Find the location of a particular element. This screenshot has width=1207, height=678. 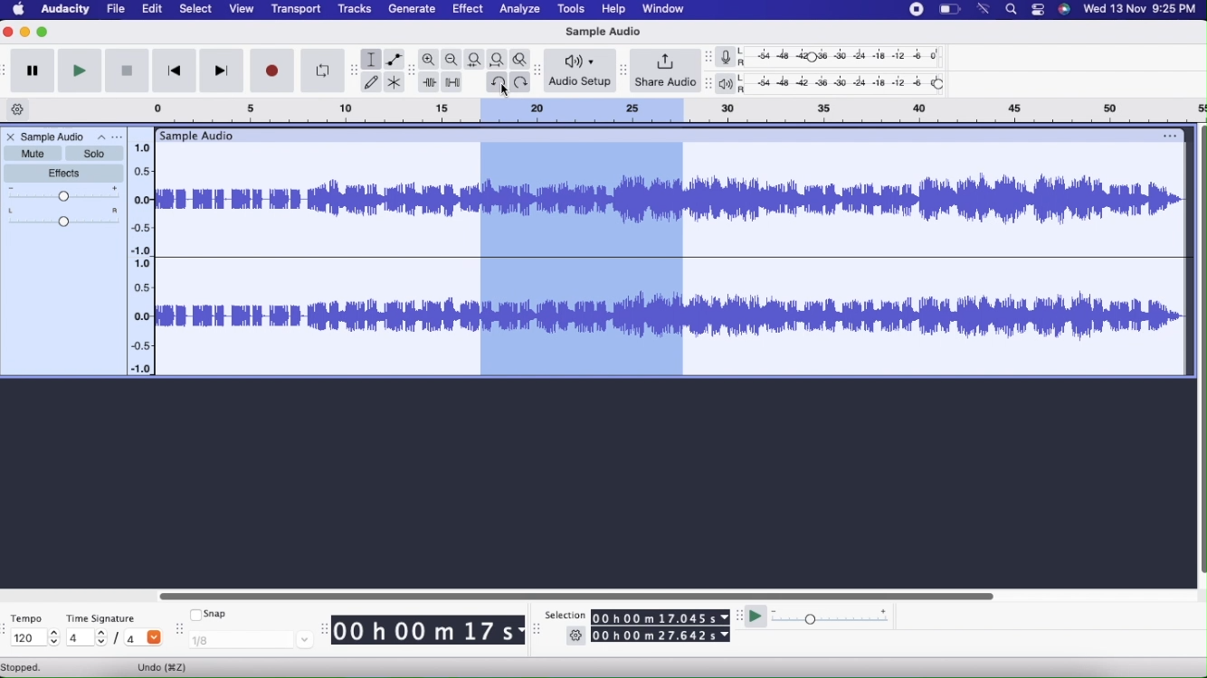

Silence audio selection is located at coordinates (451, 82).